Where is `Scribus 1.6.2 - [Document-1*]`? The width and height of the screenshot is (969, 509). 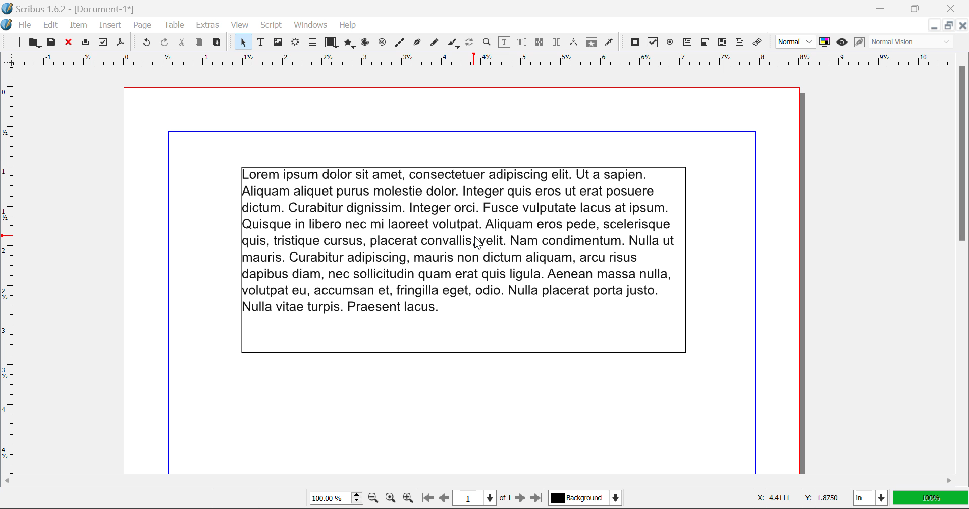 Scribus 1.6.2 - [Document-1*] is located at coordinates (67, 9).